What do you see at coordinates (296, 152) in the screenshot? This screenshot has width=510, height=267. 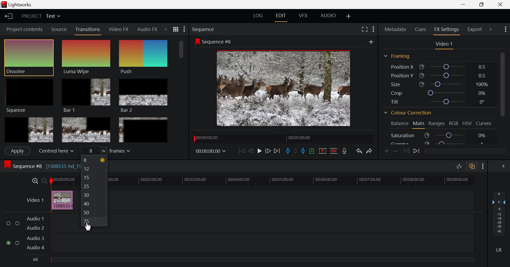 I see `Remove all marks` at bounding box center [296, 152].